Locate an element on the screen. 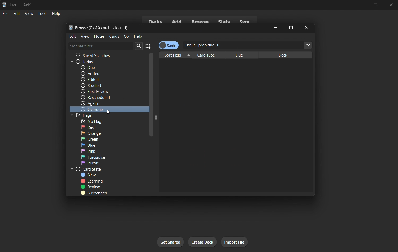 This screenshot has height=252, width=398. review  is located at coordinates (90, 187).